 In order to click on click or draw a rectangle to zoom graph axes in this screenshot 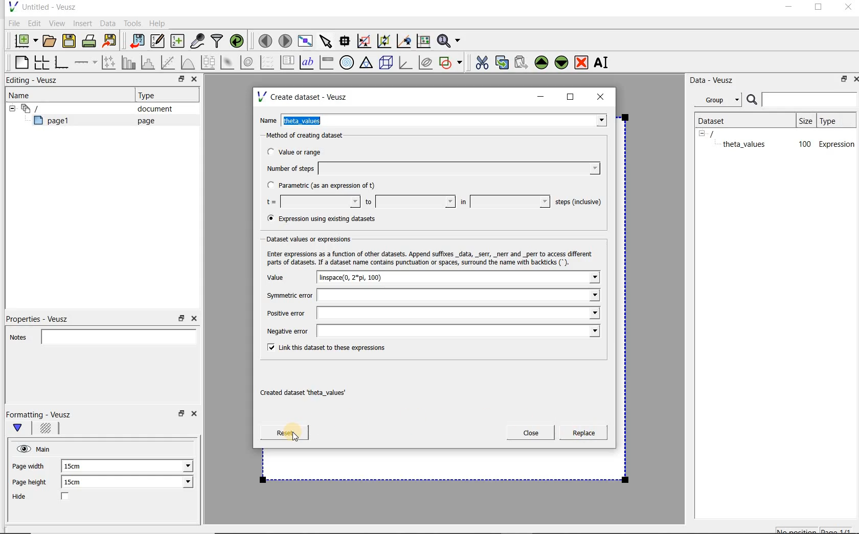, I will do `click(366, 41)`.